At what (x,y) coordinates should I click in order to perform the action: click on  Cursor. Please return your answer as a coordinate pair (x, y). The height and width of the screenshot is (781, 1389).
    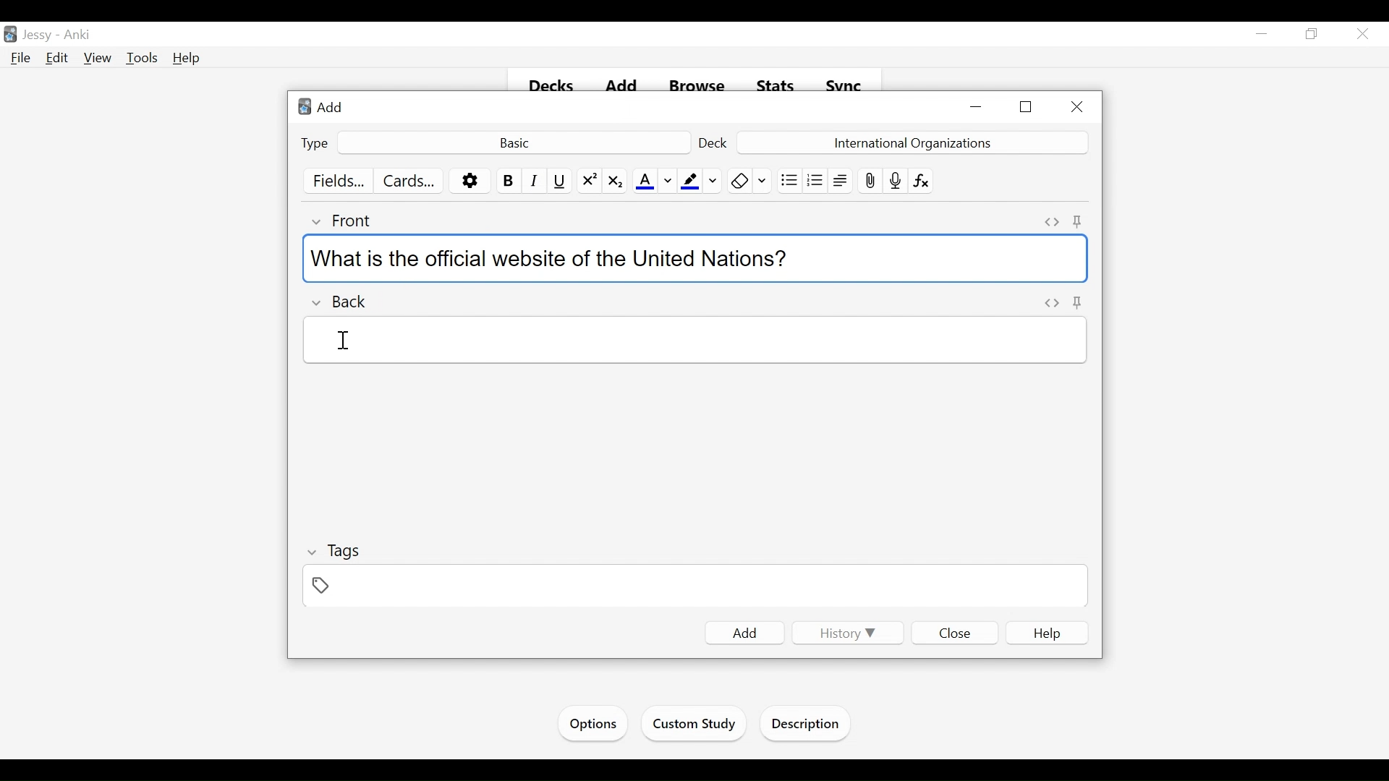
    Looking at the image, I should click on (349, 340).